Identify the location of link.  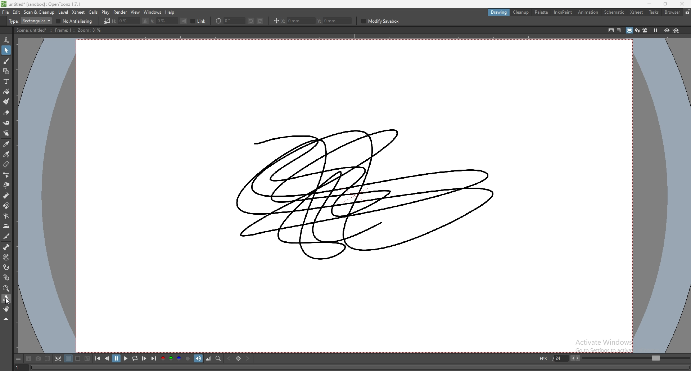
(199, 21).